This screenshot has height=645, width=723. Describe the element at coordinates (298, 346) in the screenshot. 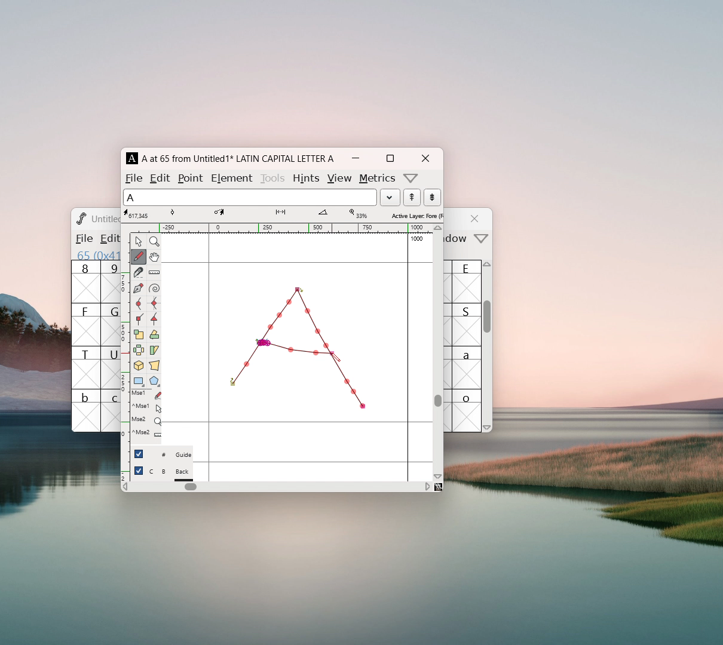

I see `draw A` at that location.